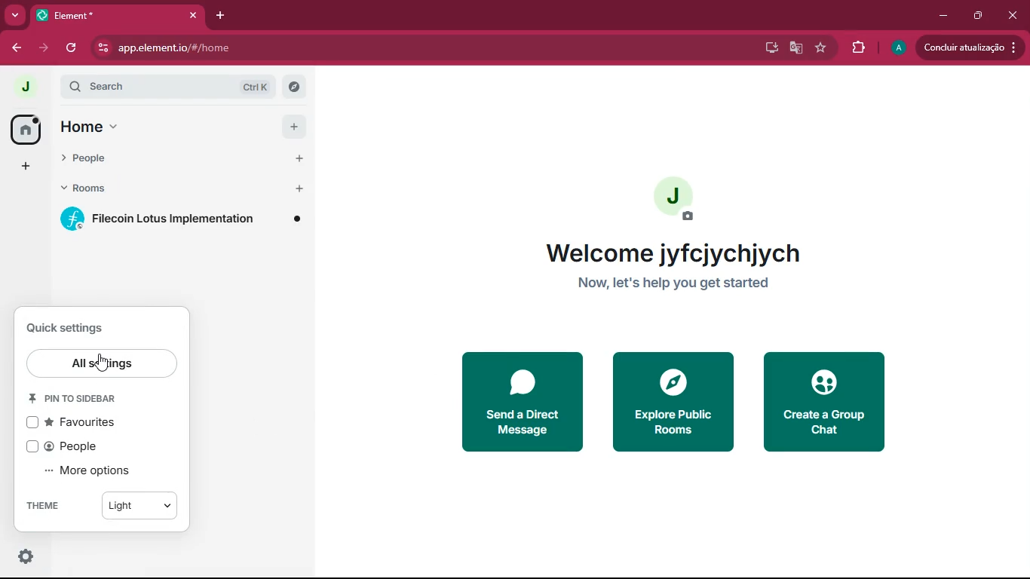  Describe the element at coordinates (858, 47) in the screenshot. I see `extensions` at that location.